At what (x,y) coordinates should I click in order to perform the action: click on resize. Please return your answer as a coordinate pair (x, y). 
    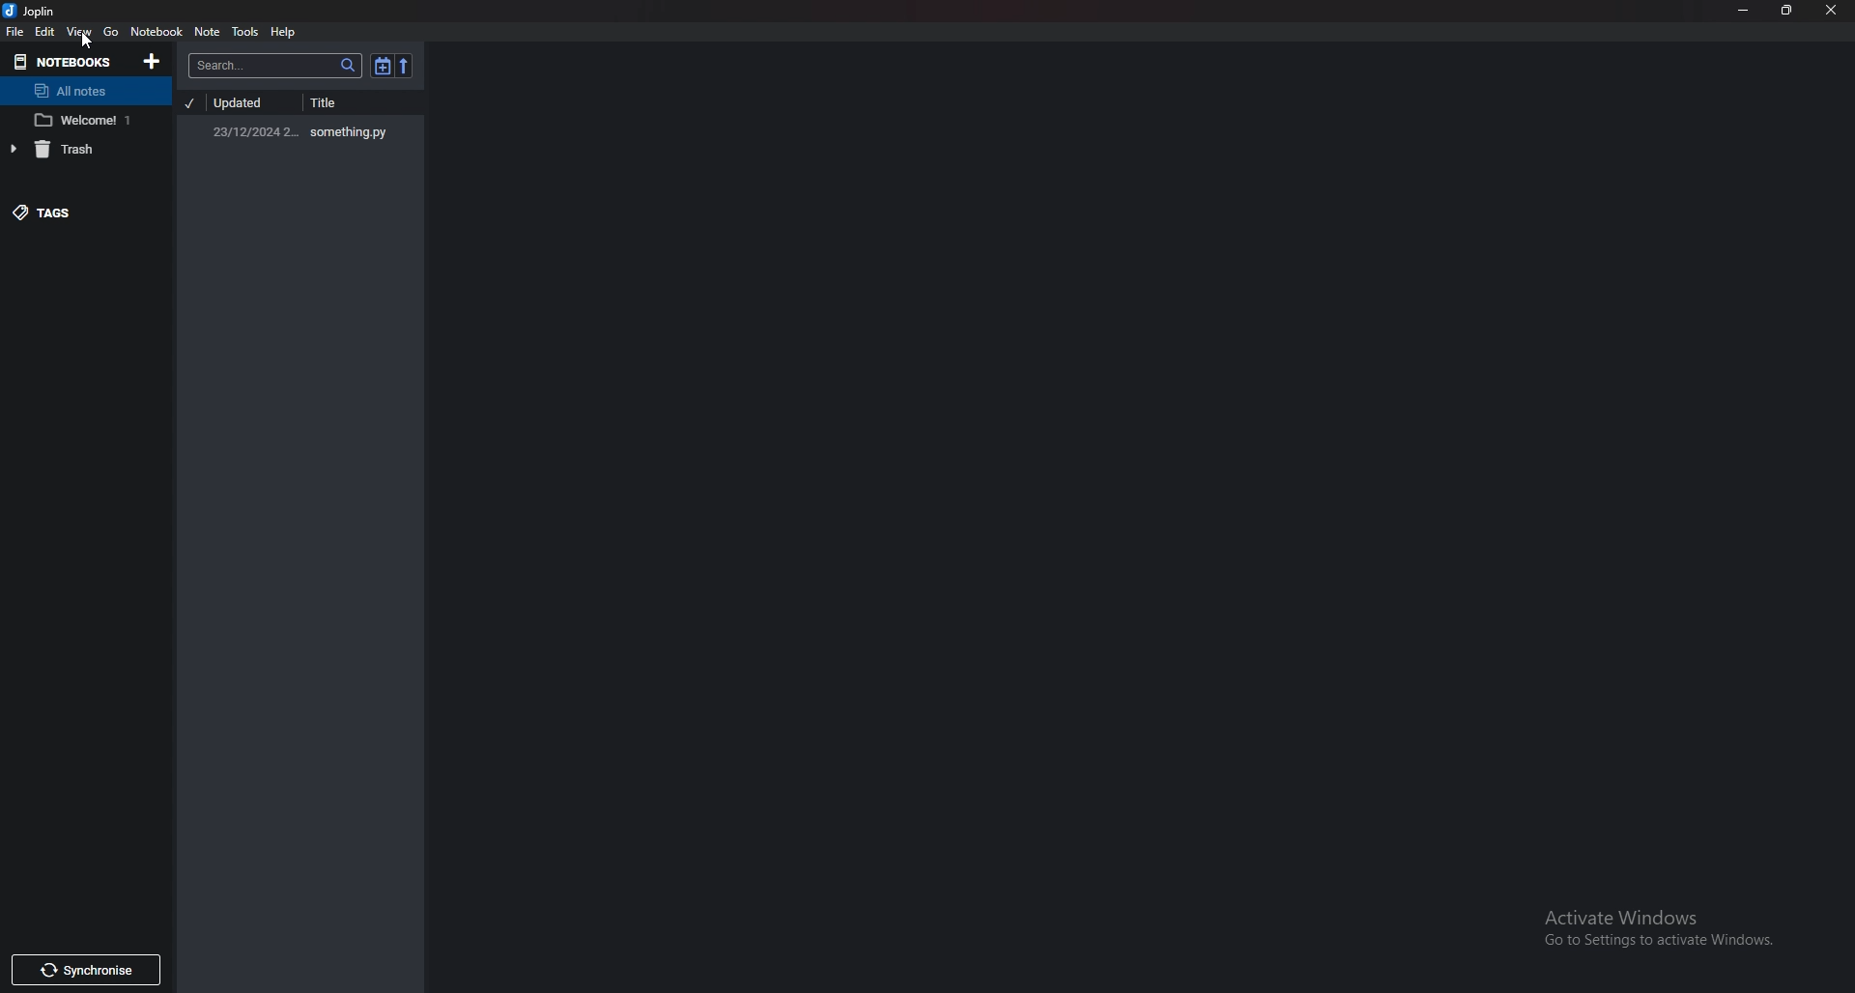
    Looking at the image, I should click on (1788, 11).